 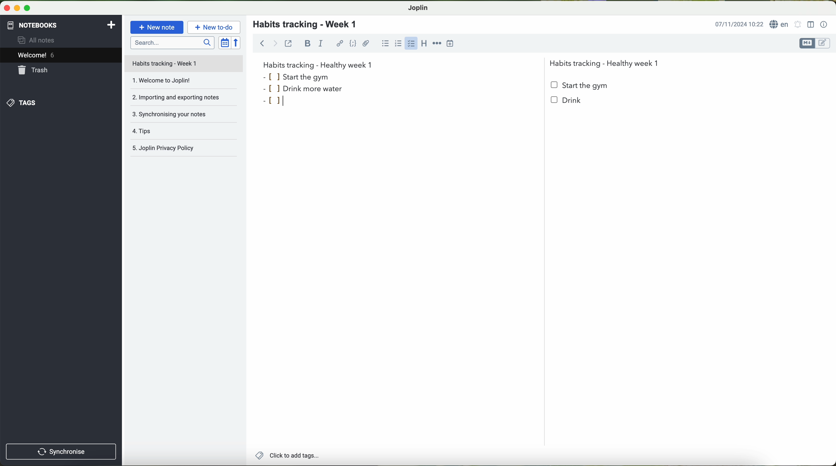 I want to click on synchronnise button, so click(x=60, y=452).